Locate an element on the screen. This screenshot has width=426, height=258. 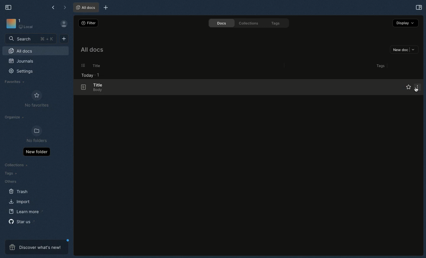
Import is located at coordinates (20, 201).